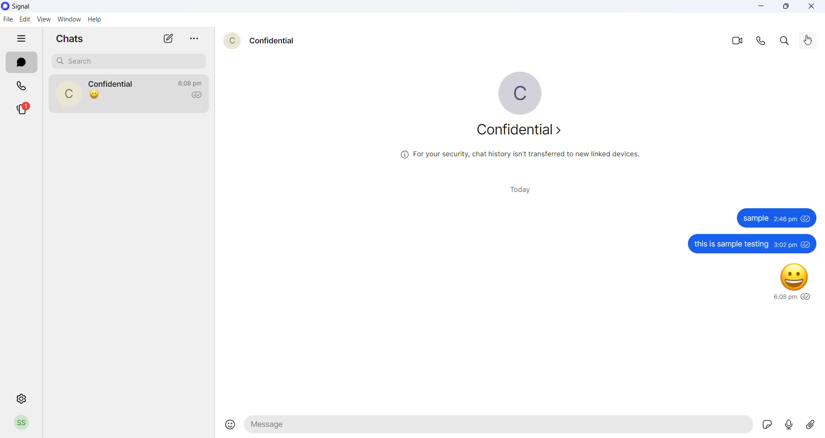  I want to click on about contact, so click(519, 131).